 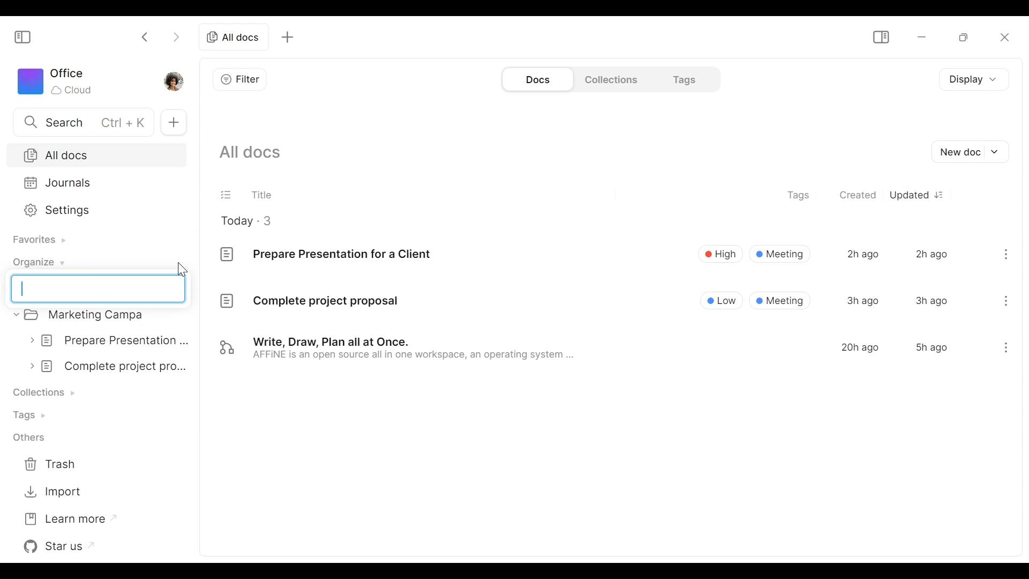 What do you see at coordinates (863, 300) in the screenshot?
I see `3h ago` at bounding box center [863, 300].